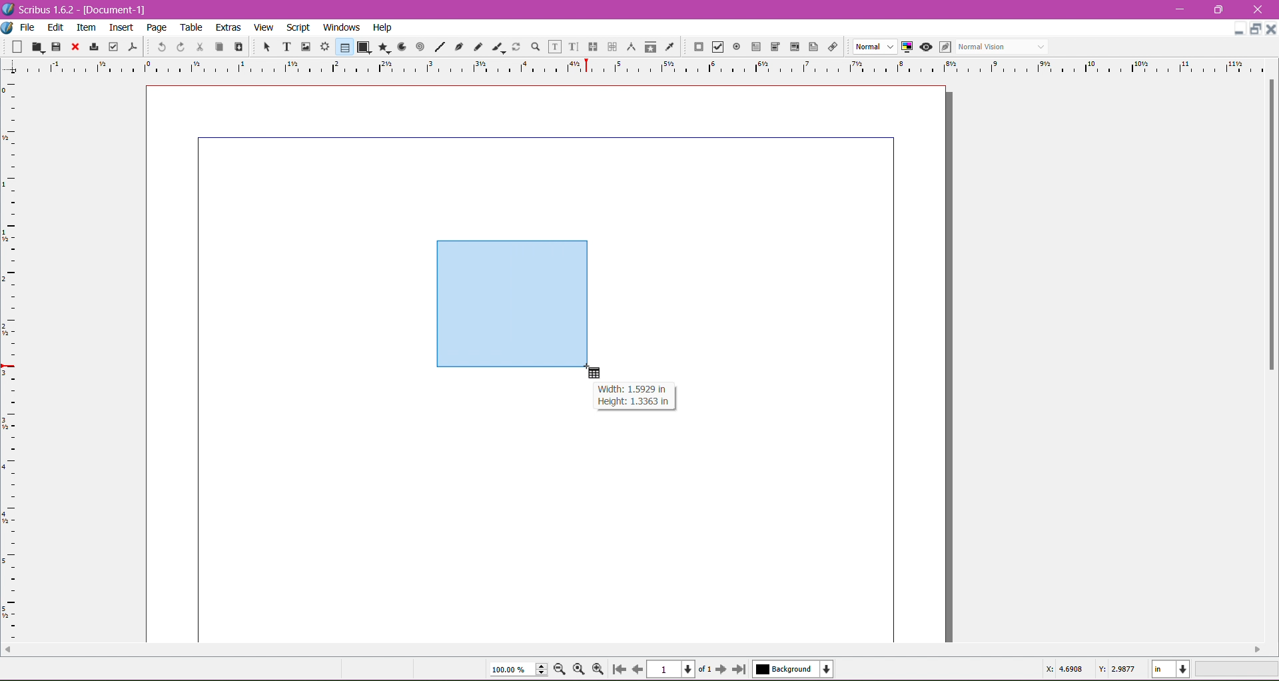  Describe the element at coordinates (598, 373) in the screenshot. I see `Table icon` at that location.